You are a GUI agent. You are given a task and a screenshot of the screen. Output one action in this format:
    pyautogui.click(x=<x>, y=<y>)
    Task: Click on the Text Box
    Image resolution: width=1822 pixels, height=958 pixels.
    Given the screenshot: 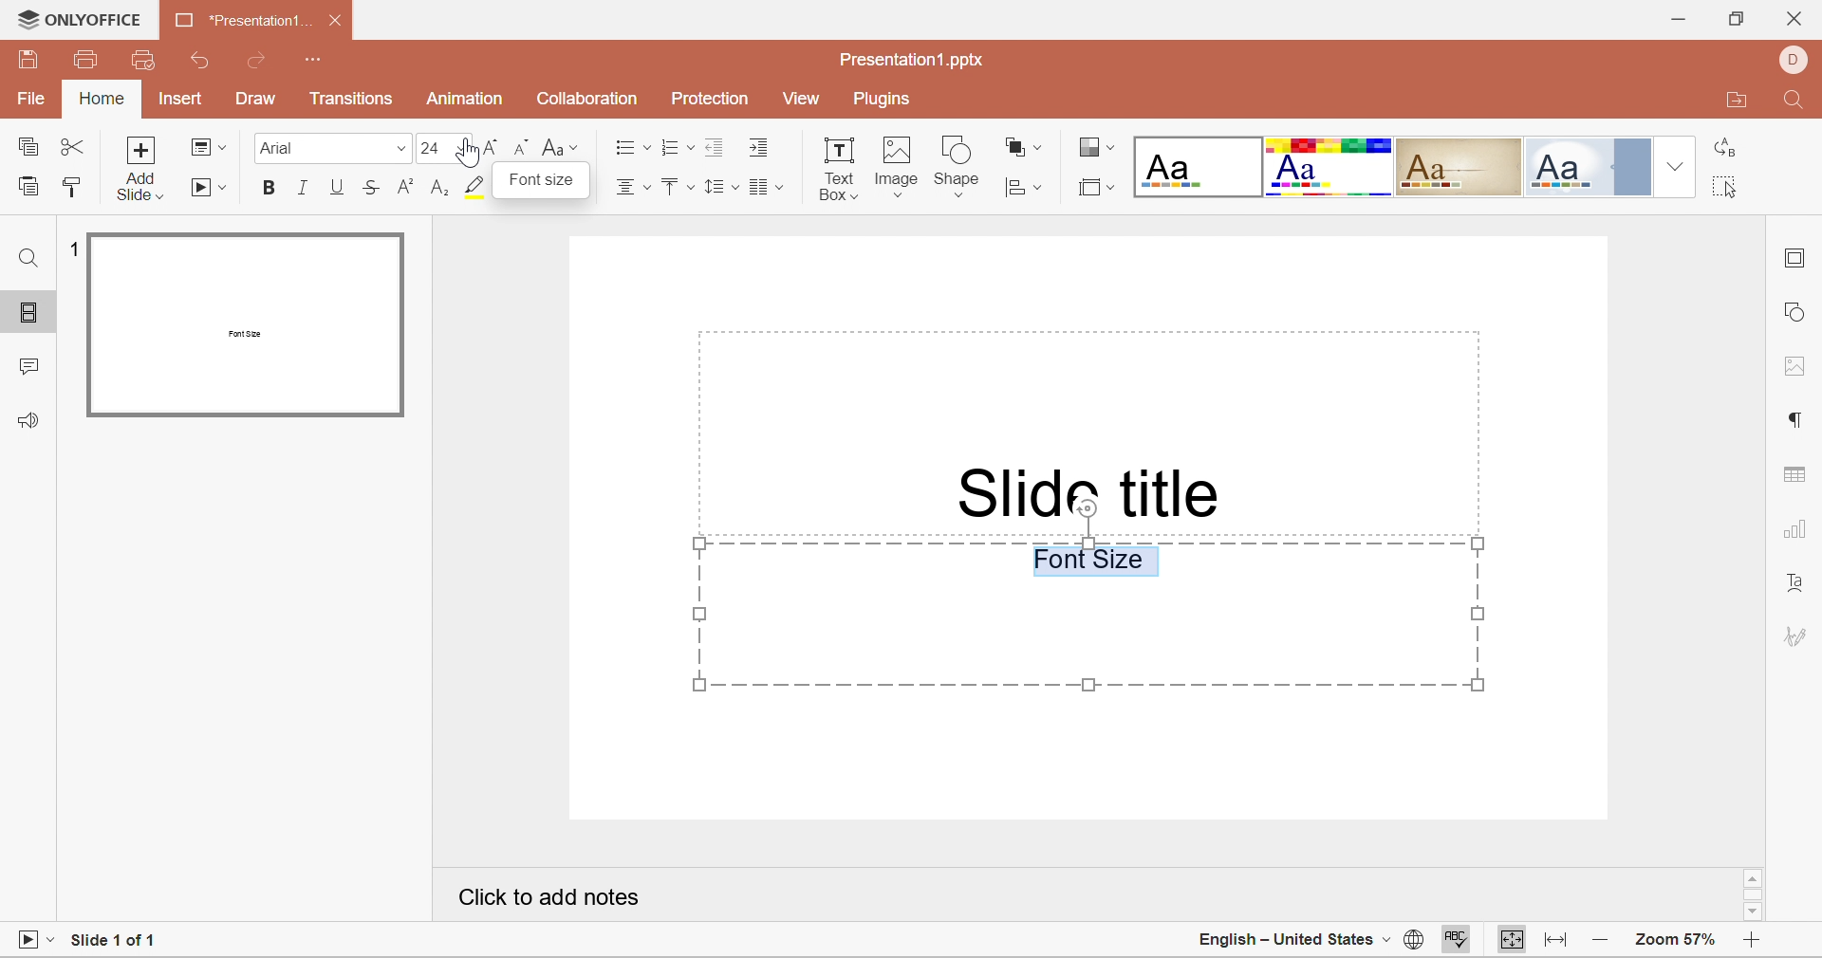 What is the action you would take?
    pyautogui.click(x=838, y=172)
    